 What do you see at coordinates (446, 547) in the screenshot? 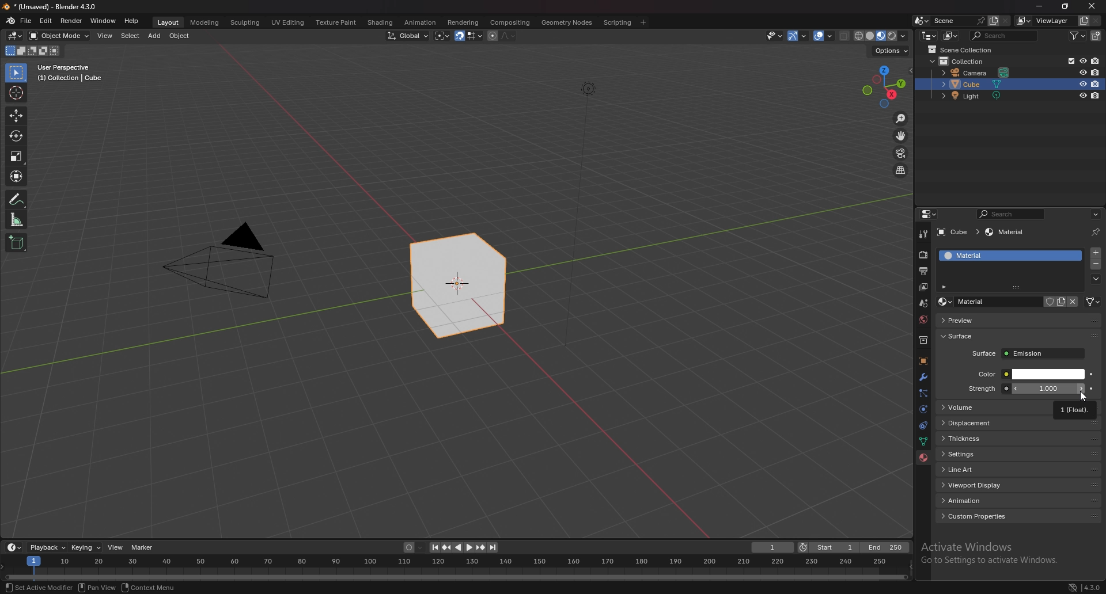
I see `jump to keyframe` at bounding box center [446, 547].